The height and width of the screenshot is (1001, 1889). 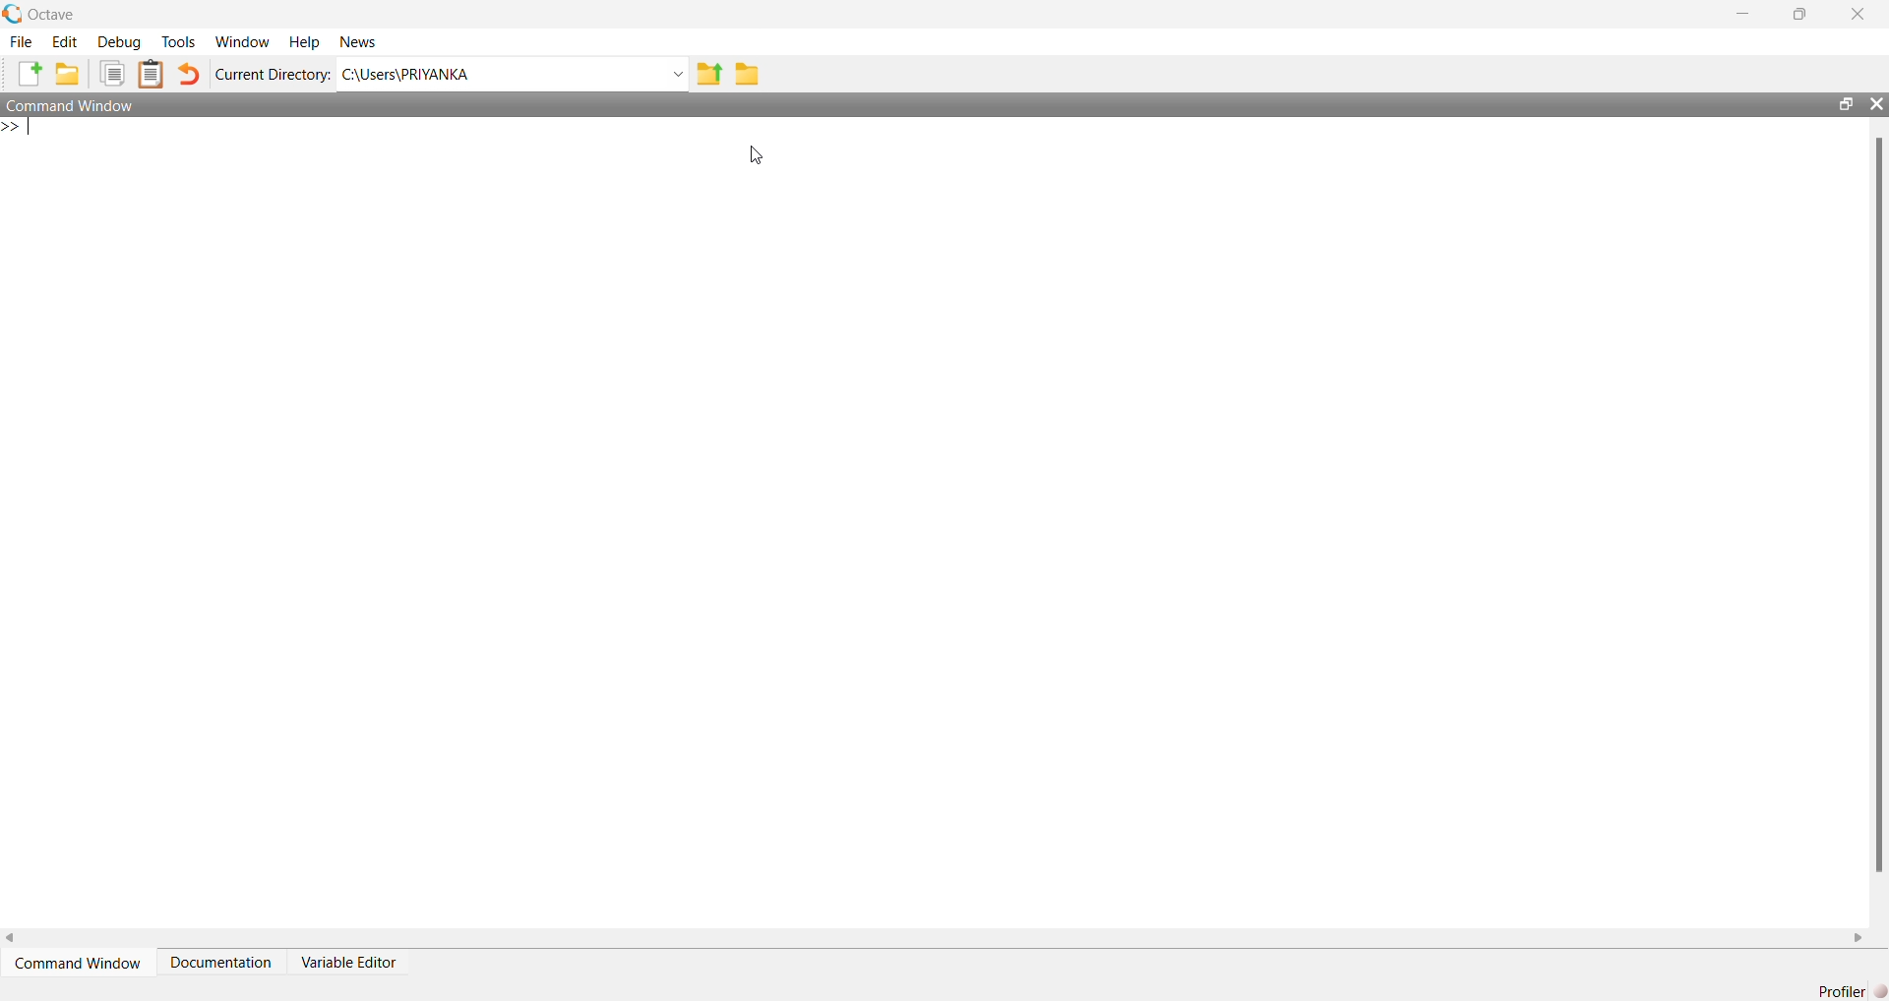 I want to click on scroll bar, so click(x=1876, y=502).